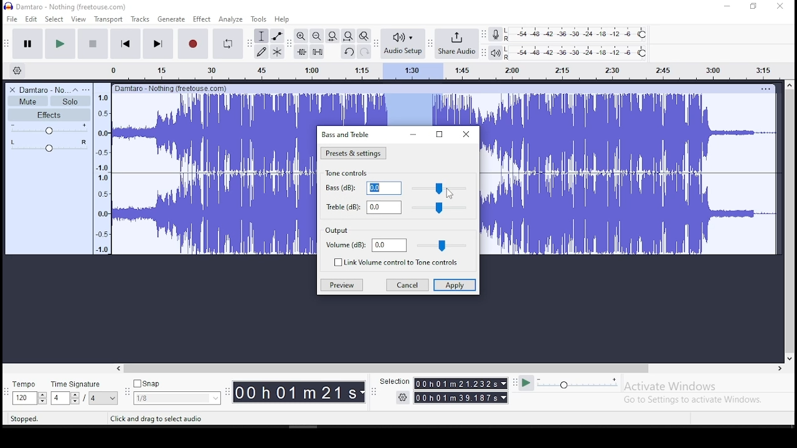  I want to click on tempo, so click(27, 385).